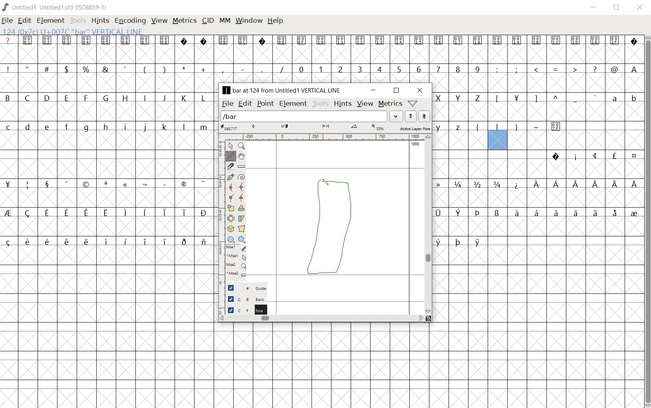  Describe the element at coordinates (242, 228) in the screenshot. I see `perform a perspective transformation on the selection` at that location.